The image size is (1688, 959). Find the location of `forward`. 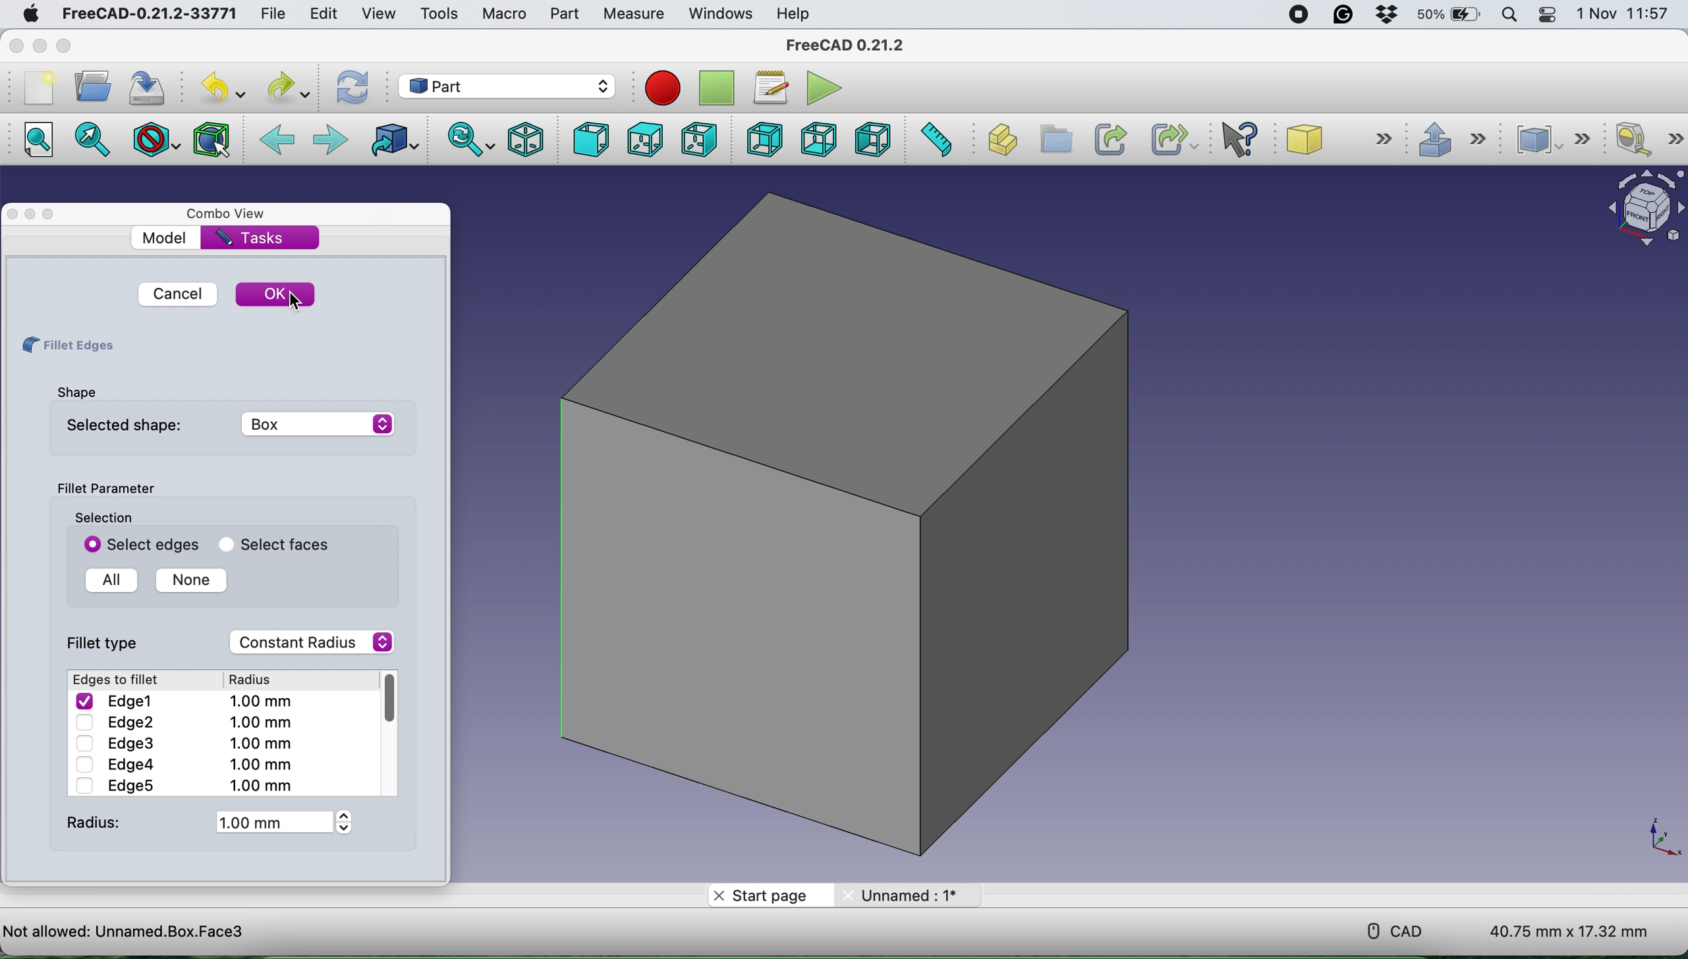

forward is located at coordinates (329, 142).